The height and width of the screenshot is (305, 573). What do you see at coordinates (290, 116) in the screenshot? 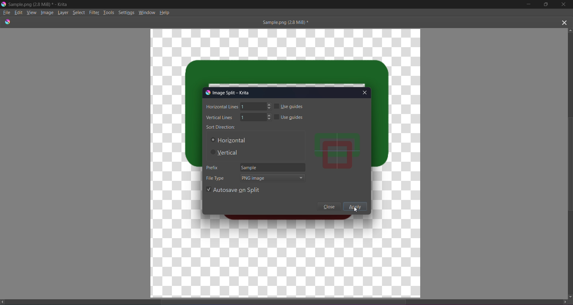
I see `Use guides` at bounding box center [290, 116].